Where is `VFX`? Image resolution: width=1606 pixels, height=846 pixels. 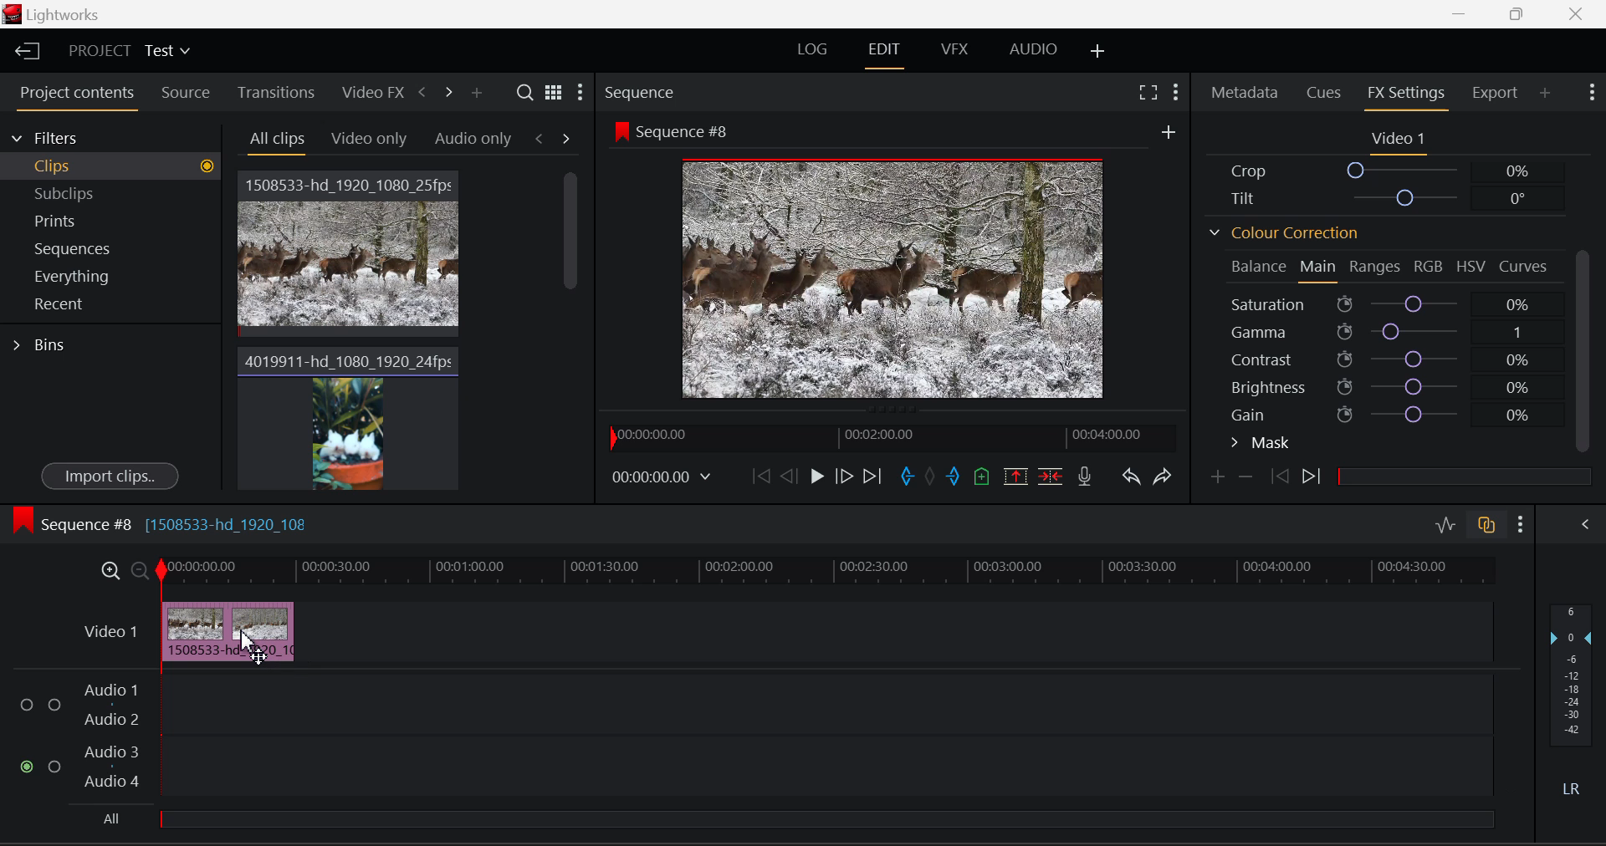 VFX is located at coordinates (954, 49).